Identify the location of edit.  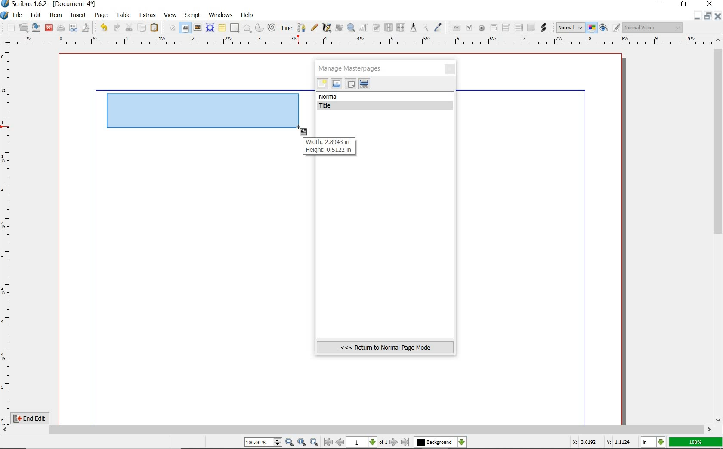
(35, 16).